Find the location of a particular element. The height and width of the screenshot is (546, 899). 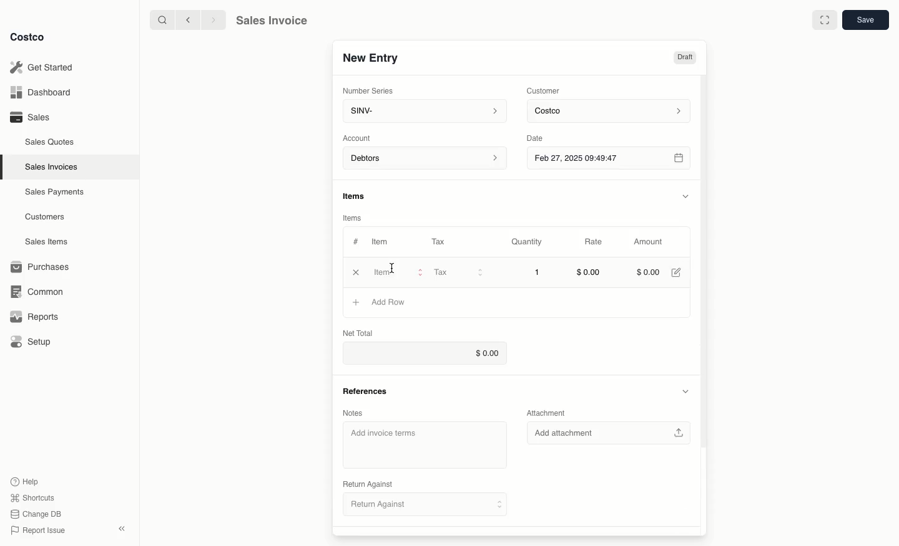

Items is located at coordinates (355, 218).